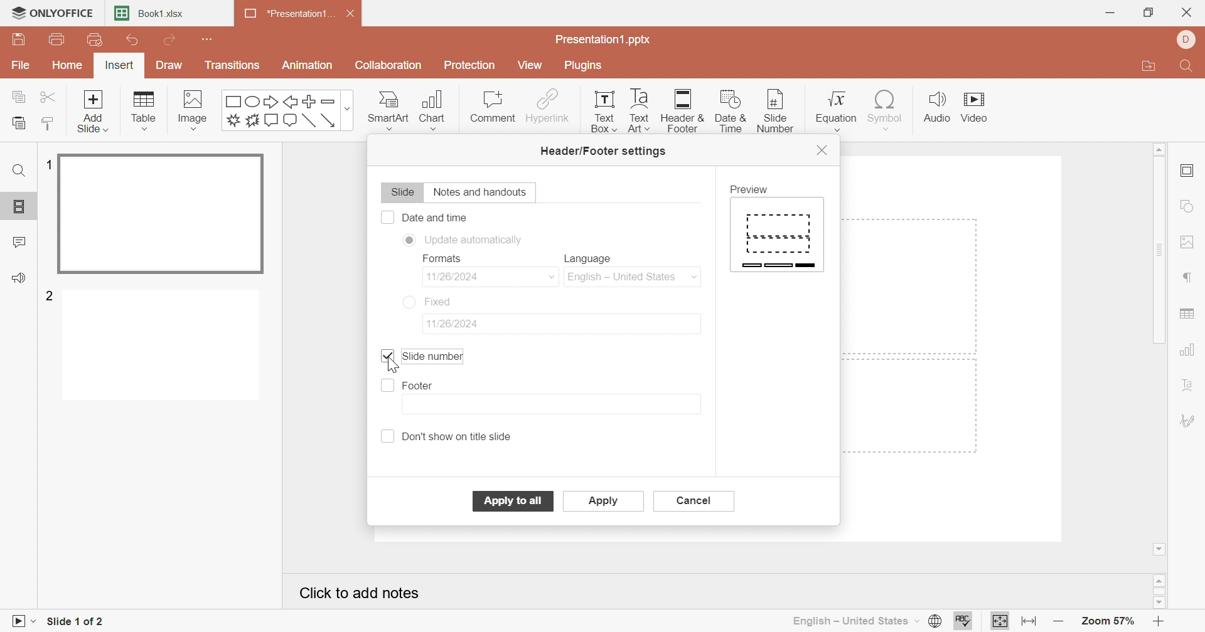 Image resolution: width=1205 pixels, height=632 pixels. I want to click on Header & Footer, so click(684, 112).